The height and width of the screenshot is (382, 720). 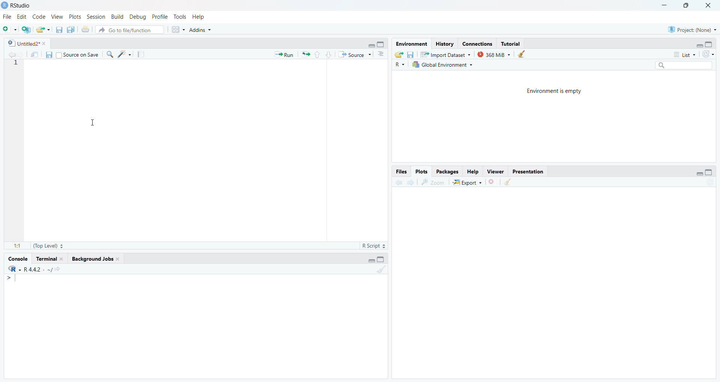 I want to click on Presentation, so click(x=529, y=172).